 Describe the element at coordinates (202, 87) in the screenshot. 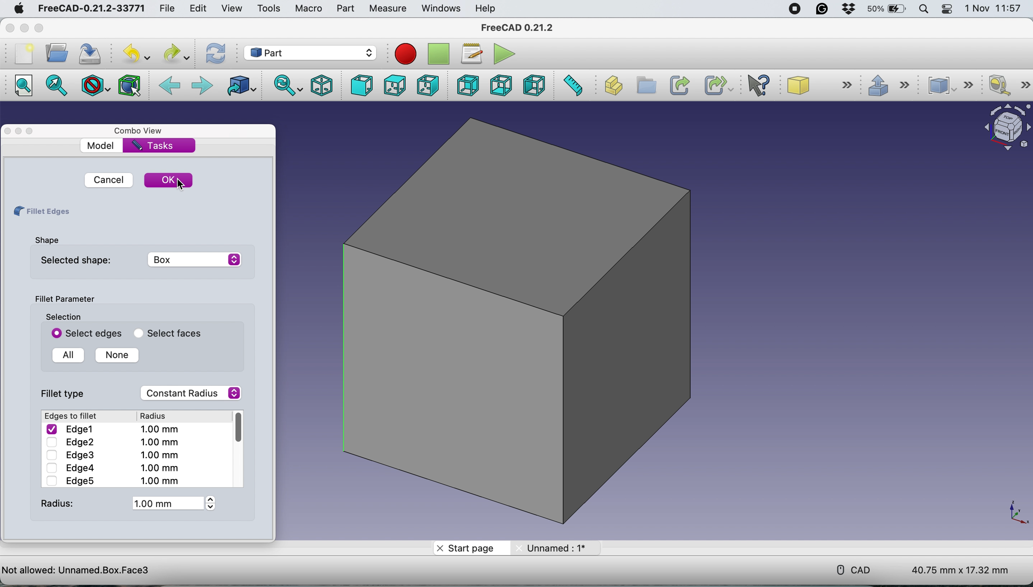

I see `forward` at that location.